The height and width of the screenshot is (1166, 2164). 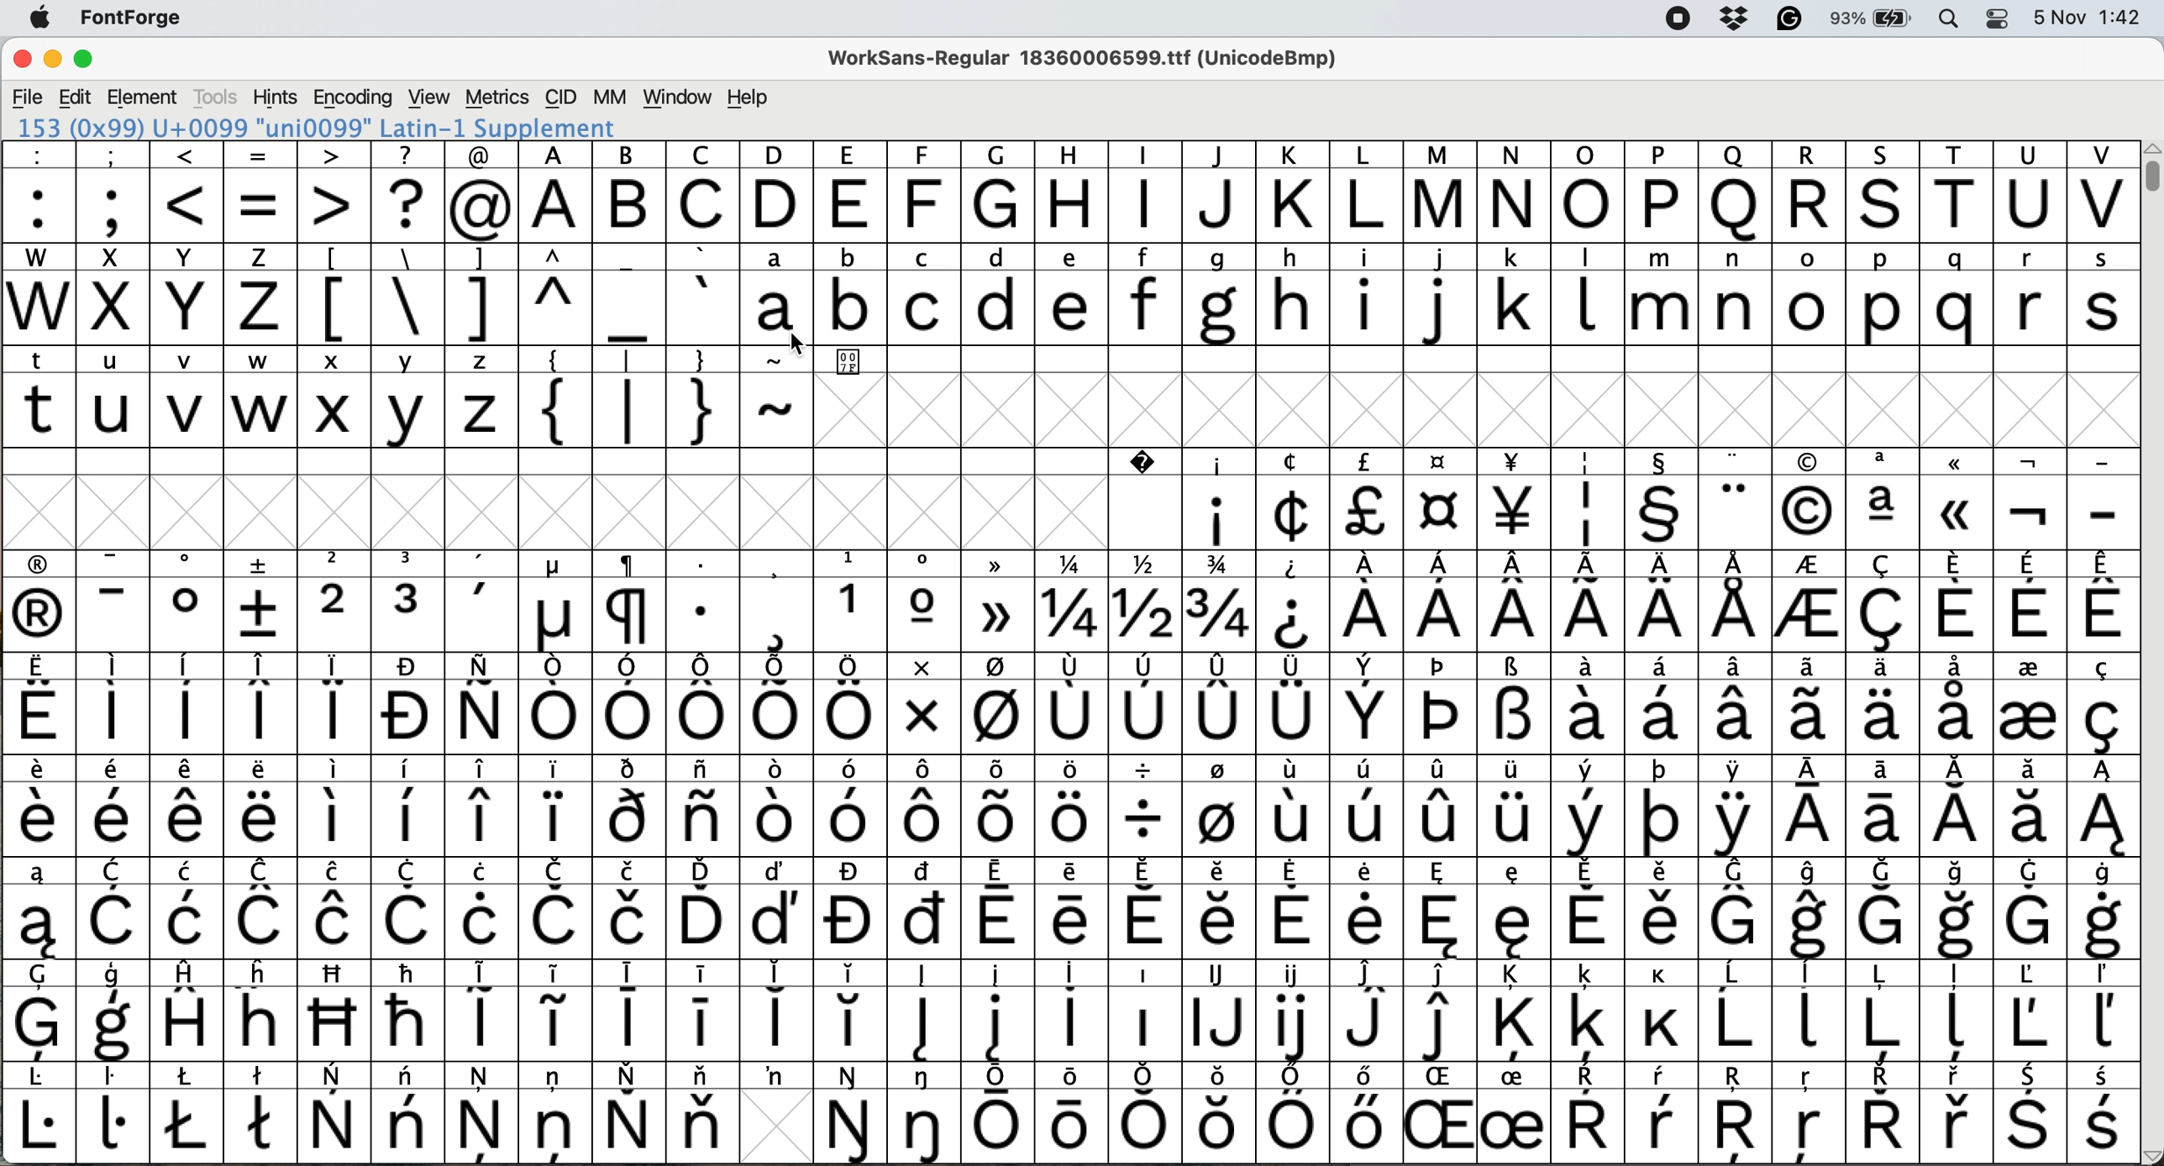 I want to click on symbol, so click(x=1001, y=1010).